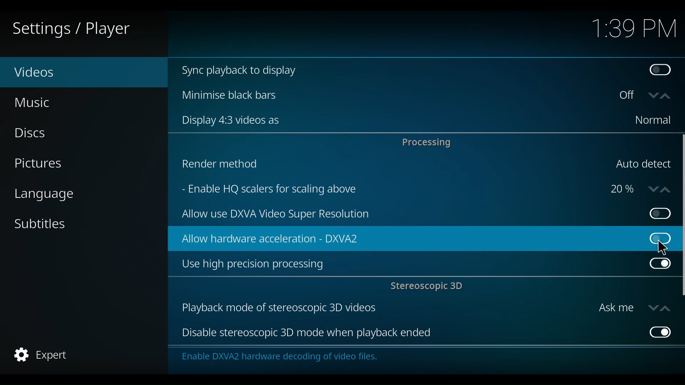 The width and height of the screenshot is (685, 385). Describe the element at coordinates (410, 265) in the screenshot. I see `Use high precision proessing` at that location.